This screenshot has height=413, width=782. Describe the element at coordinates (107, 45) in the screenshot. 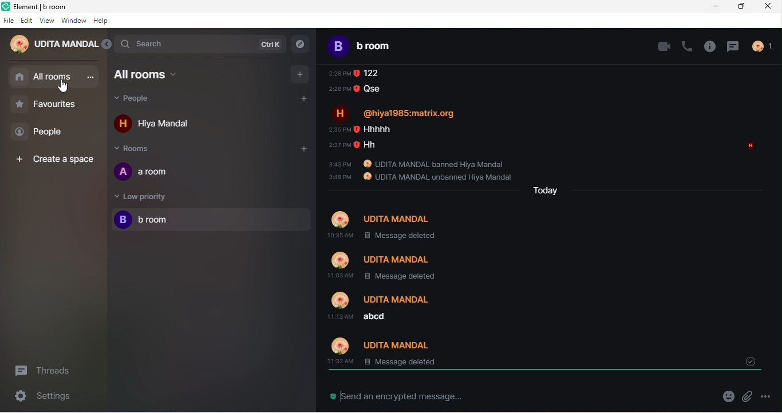

I see `expand` at that location.